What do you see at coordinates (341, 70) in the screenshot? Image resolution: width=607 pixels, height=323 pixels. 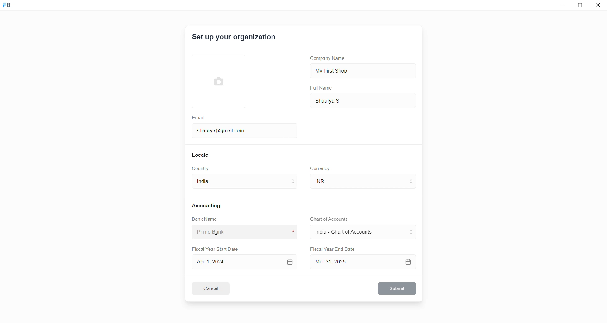 I see `My First Shop` at bounding box center [341, 70].